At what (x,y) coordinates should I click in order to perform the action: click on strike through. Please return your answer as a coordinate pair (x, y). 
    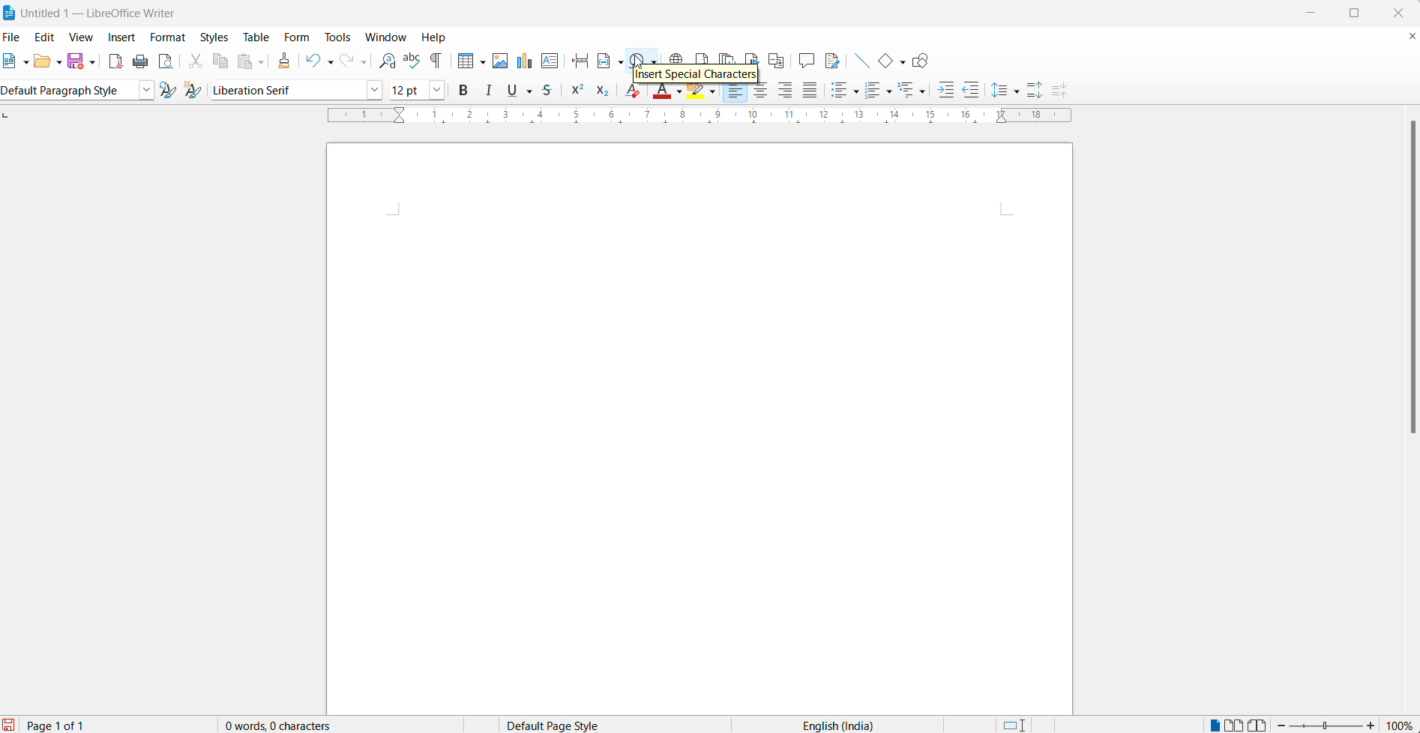
    Looking at the image, I should click on (553, 91).